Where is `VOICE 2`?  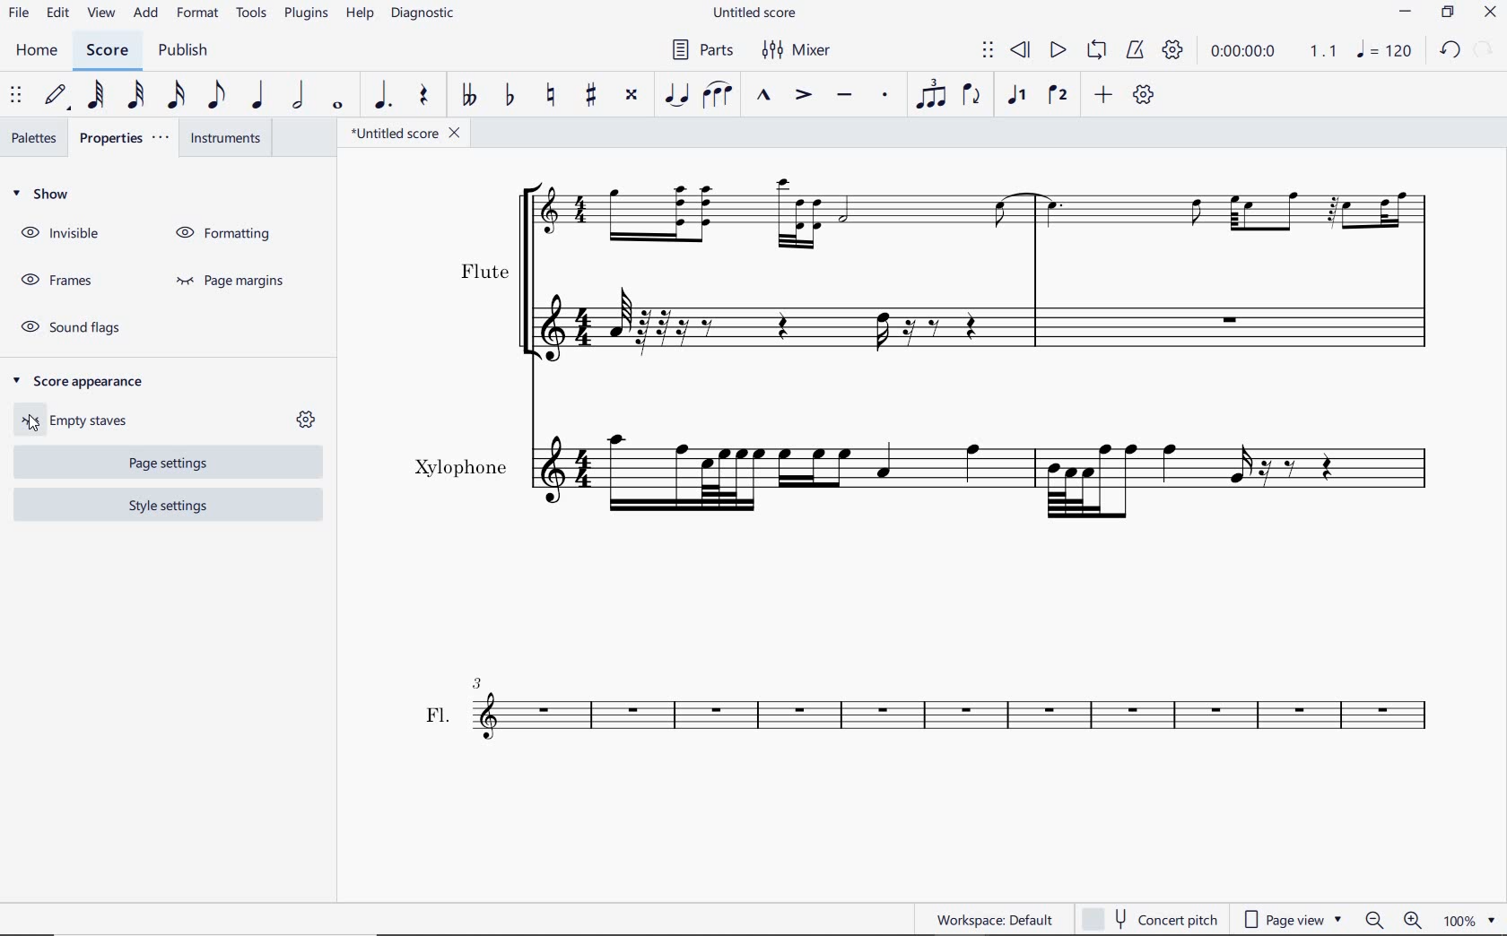
VOICE 2 is located at coordinates (1058, 95).